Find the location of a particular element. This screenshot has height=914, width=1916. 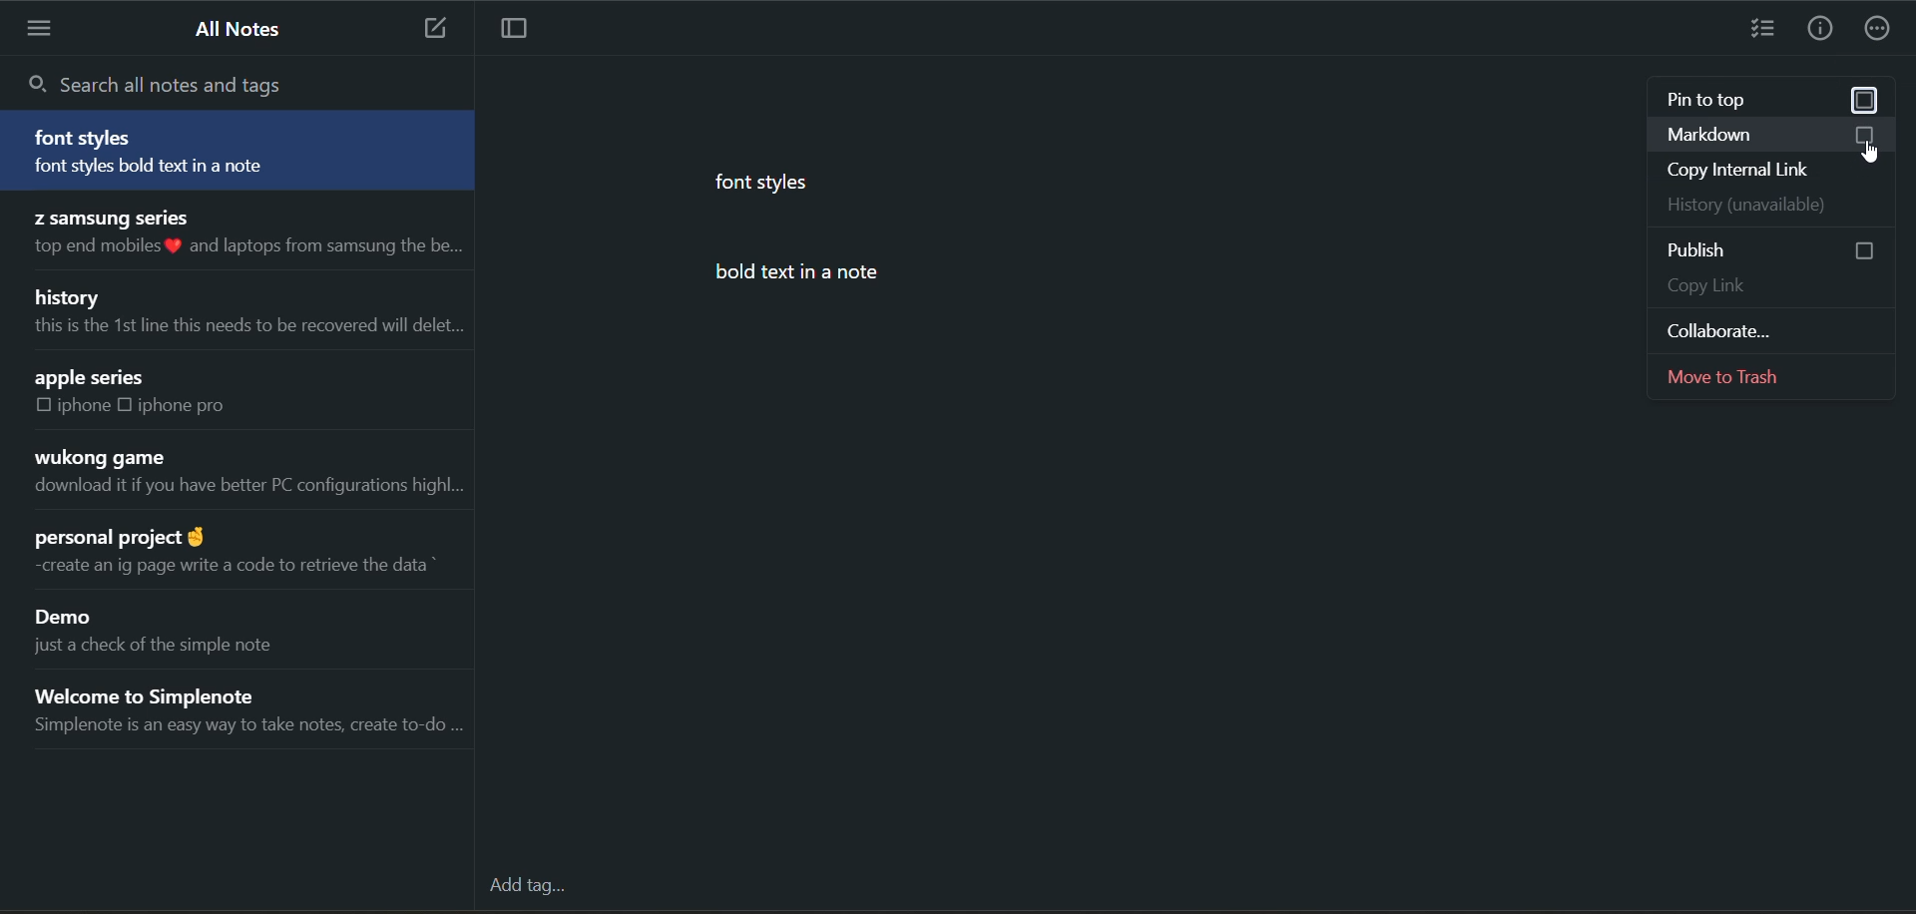

move to trash is located at coordinates (1775, 377).